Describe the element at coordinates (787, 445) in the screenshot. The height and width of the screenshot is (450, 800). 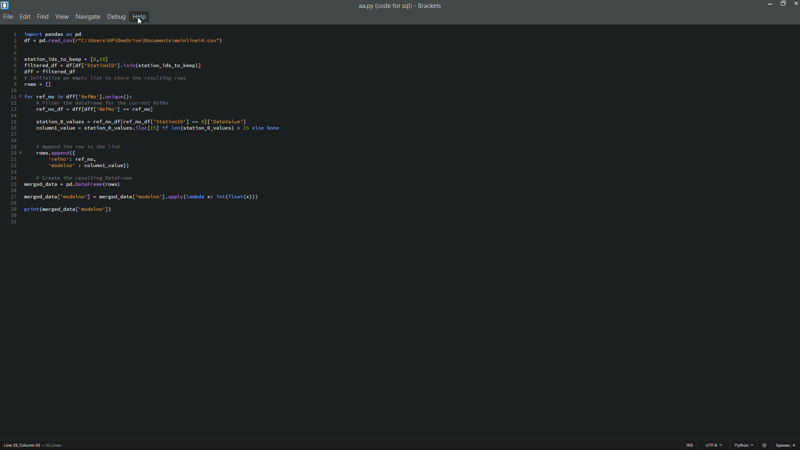
I see `space` at that location.